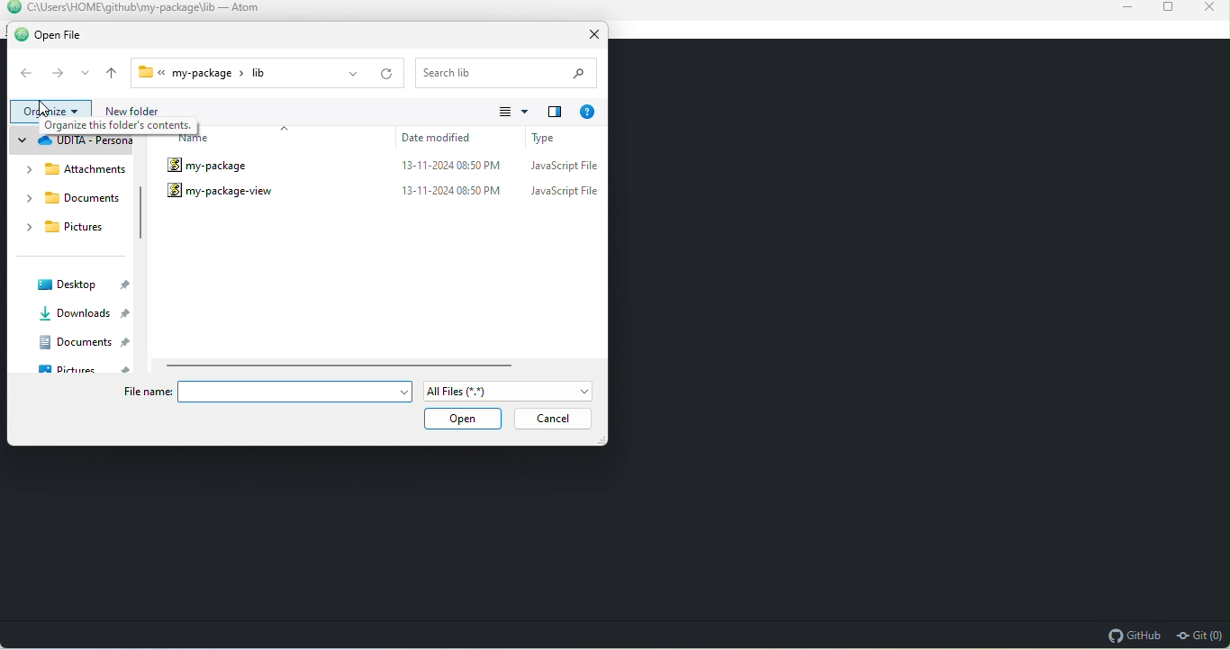  I want to click on name, so click(206, 140).